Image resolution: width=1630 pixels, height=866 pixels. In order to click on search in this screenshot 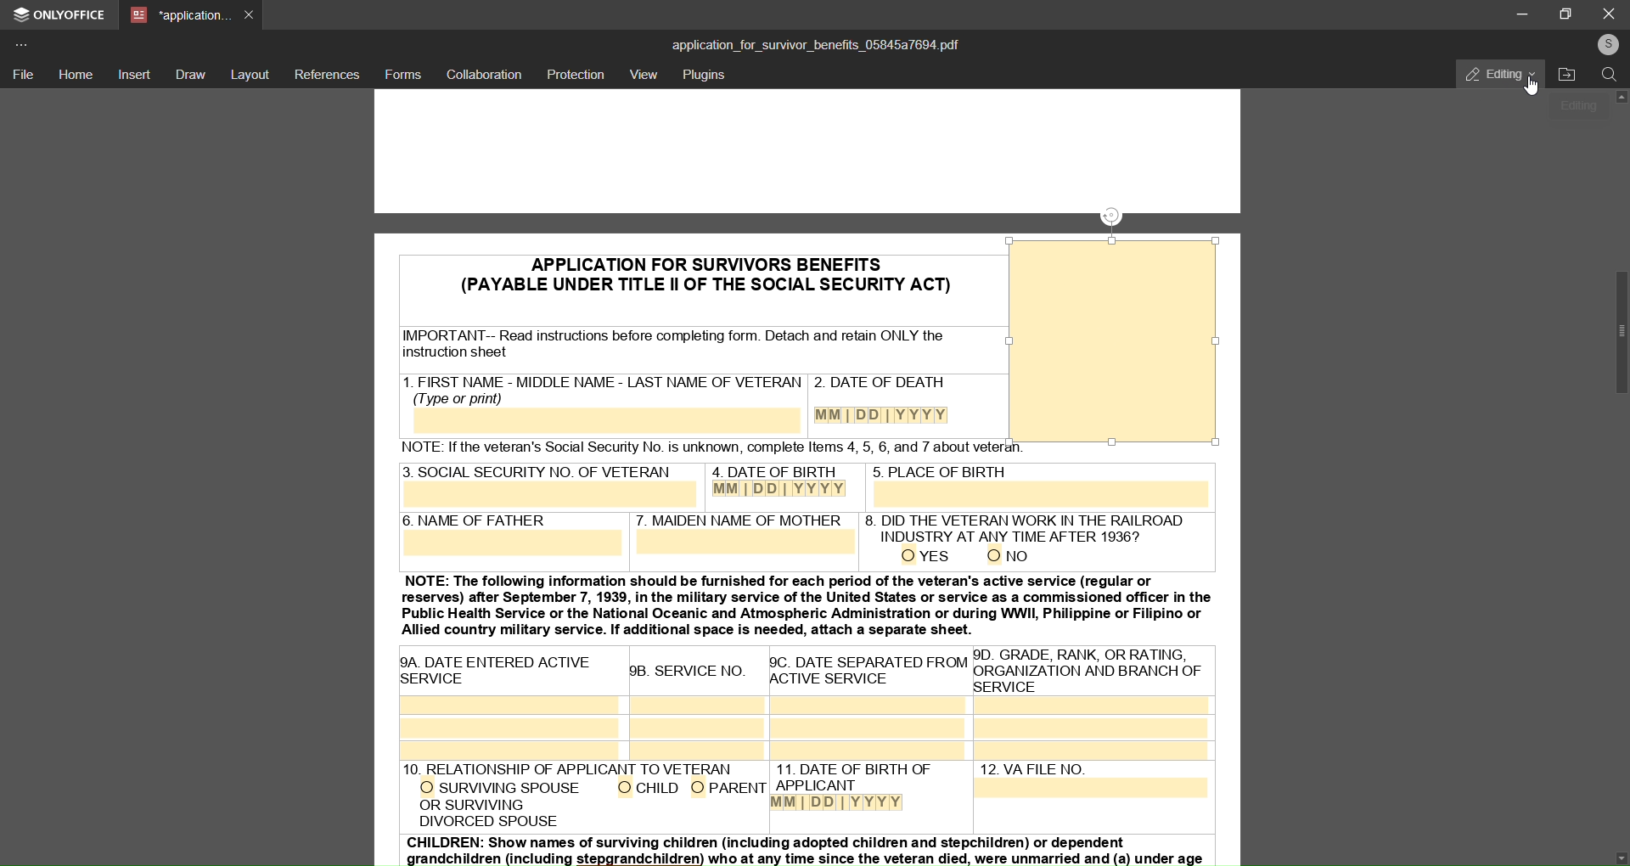, I will do `click(1609, 77)`.